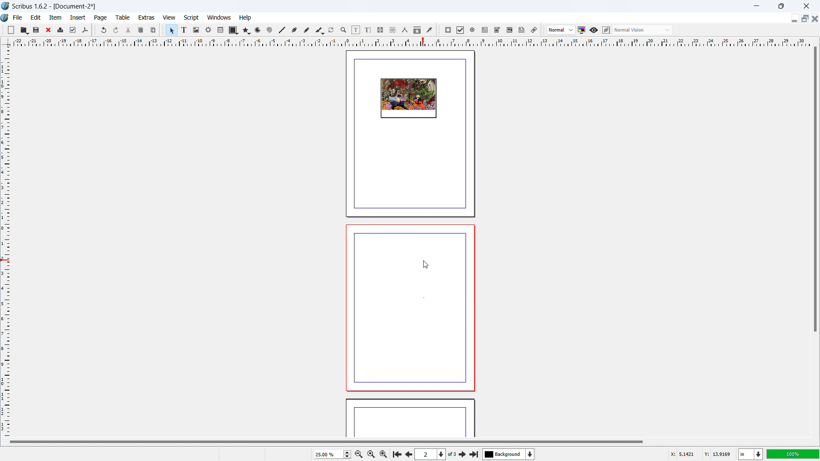 This screenshot has height=461, width=820. Describe the element at coordinates (281, 30) in the screenshot. I see `line` at that location.